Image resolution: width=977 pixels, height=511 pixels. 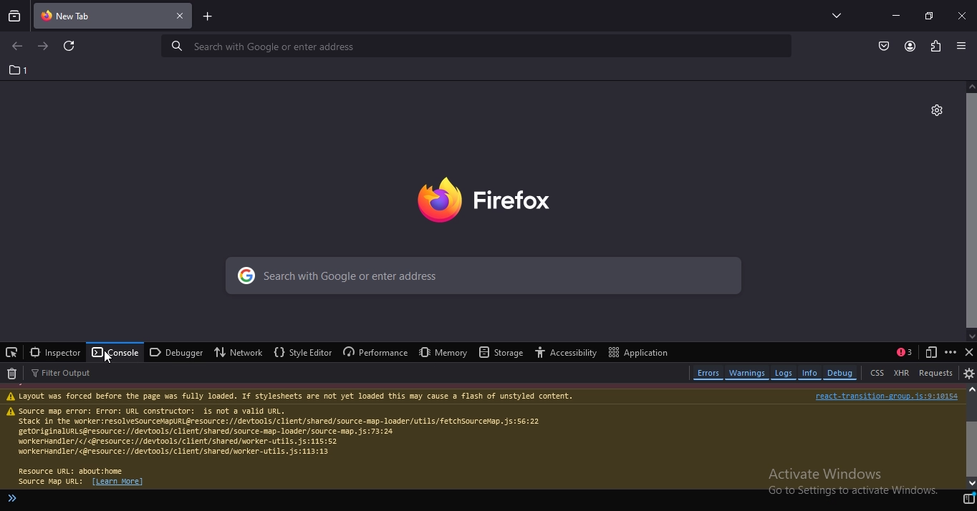 What do you see at coordinates (499, 200) in the screenshot?
I see `image` at bounding box center [499, 200].